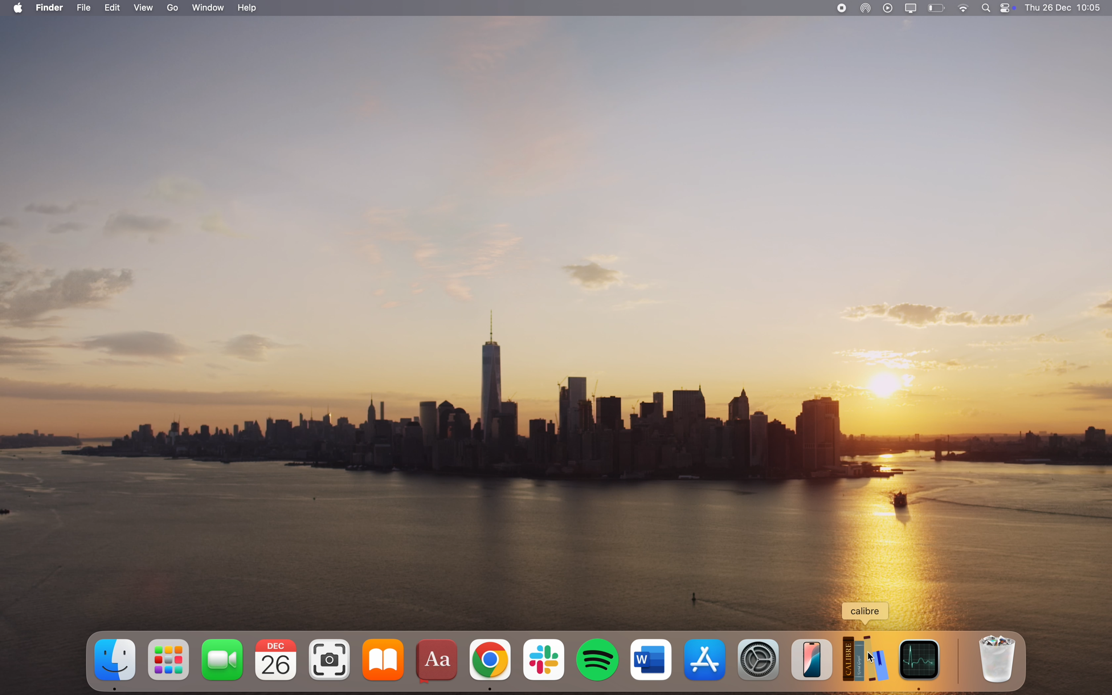  Describe the element at coordinates (174, 7) in the screenshot. I see `go` at that location.